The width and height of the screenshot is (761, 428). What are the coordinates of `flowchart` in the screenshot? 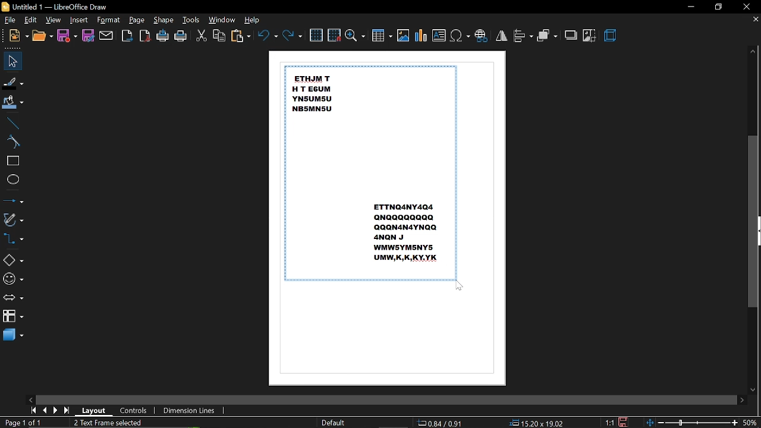 It's located at (12, 317).